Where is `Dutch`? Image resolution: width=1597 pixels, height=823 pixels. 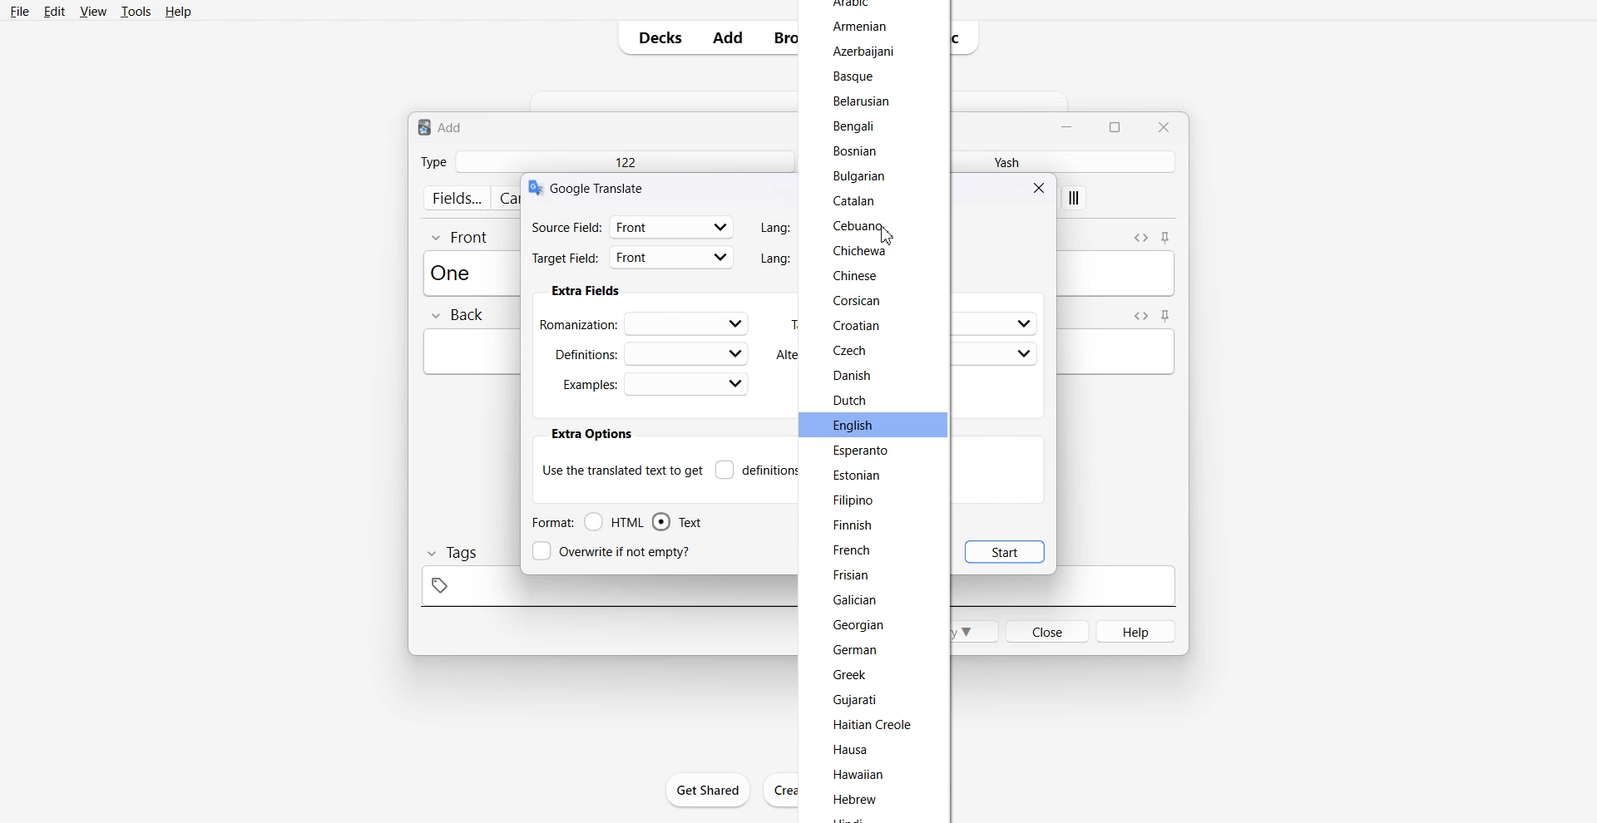 Dutch is located at coordinates (852, 401).